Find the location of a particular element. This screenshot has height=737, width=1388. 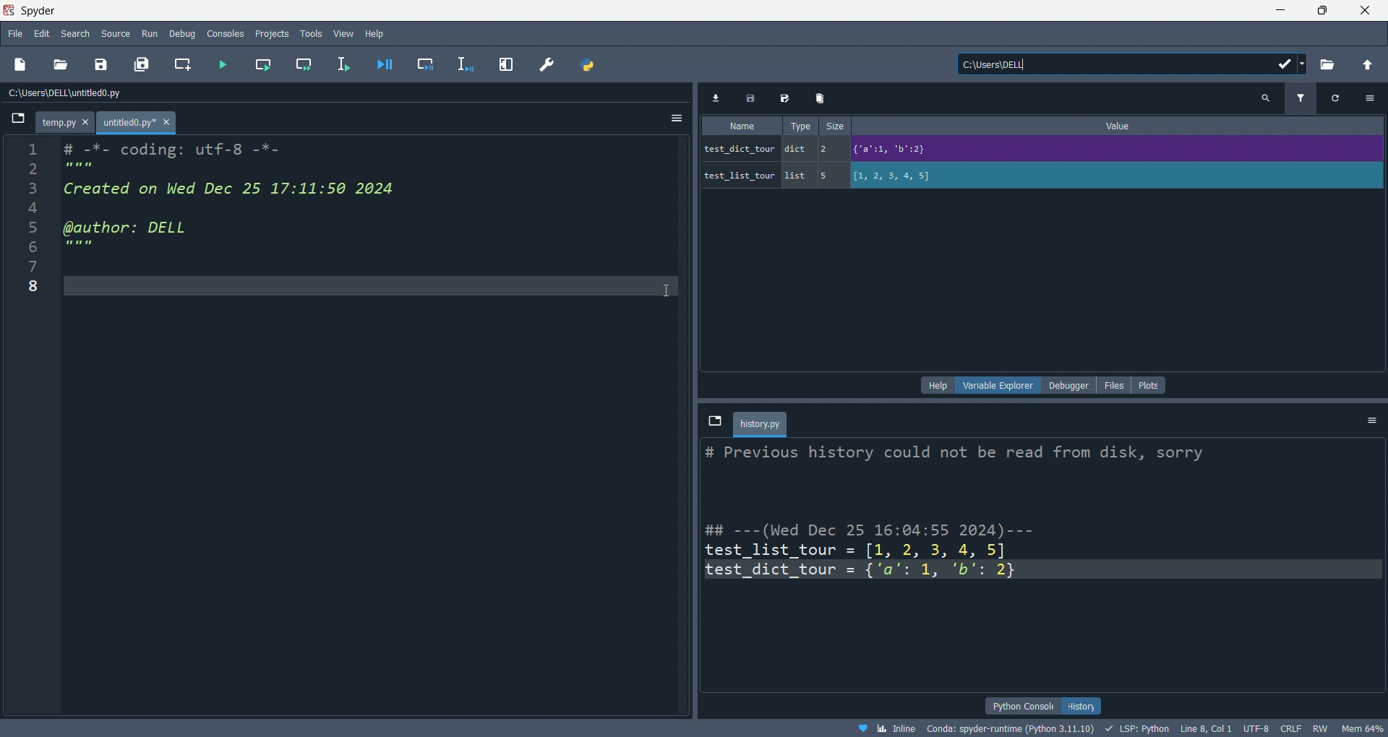

tab is located at coordinates (763, 423).